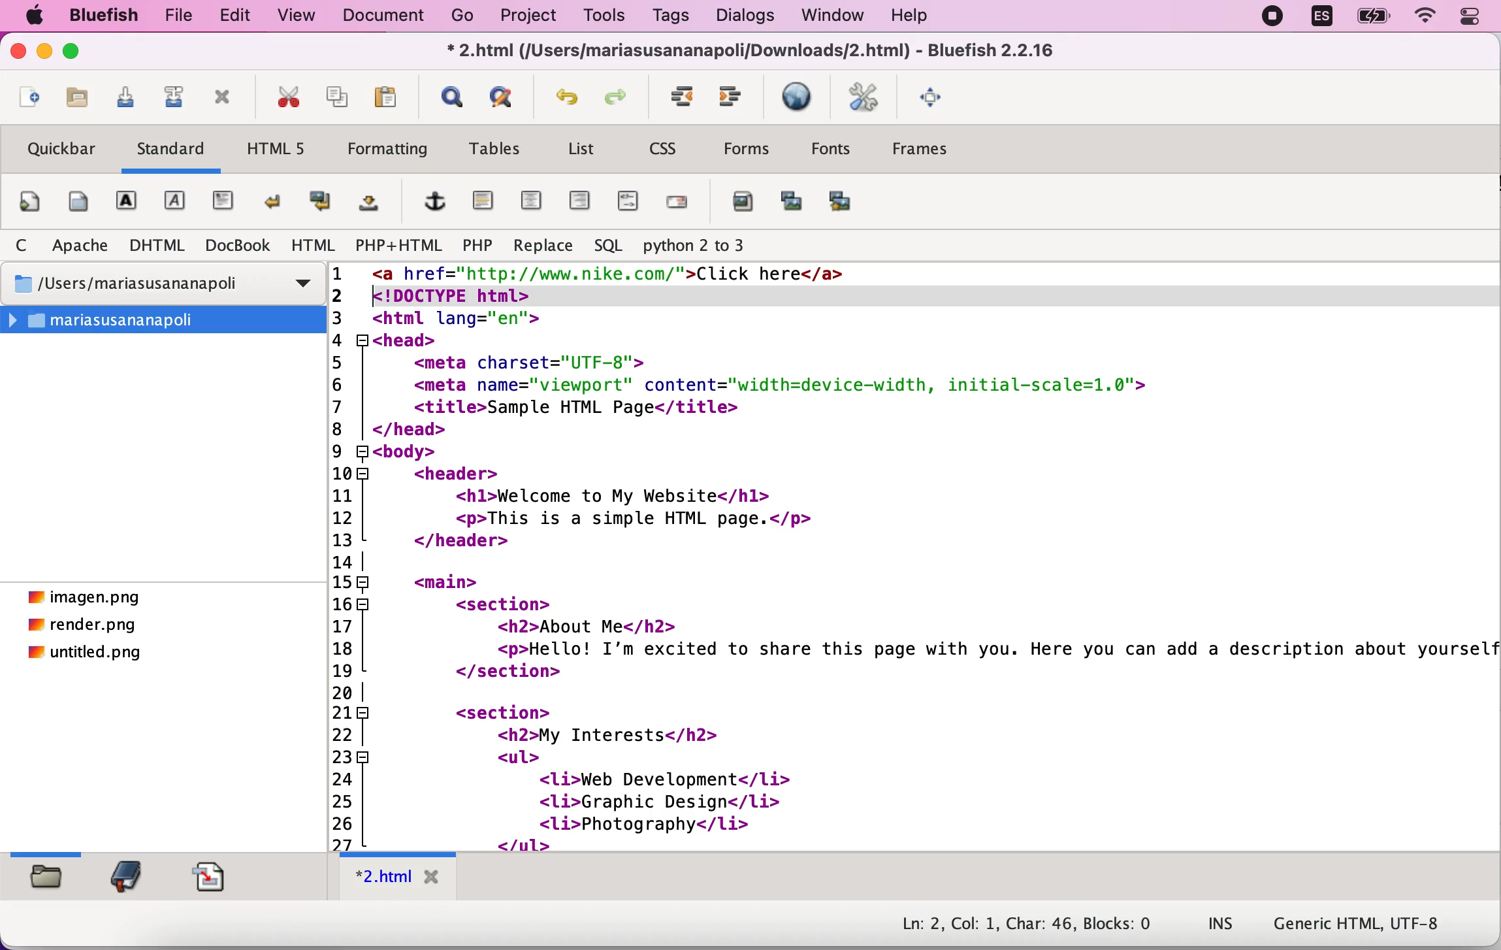 This screenshot has width=1501, height=950. I want to click on untitled.png, so click(88, 656).